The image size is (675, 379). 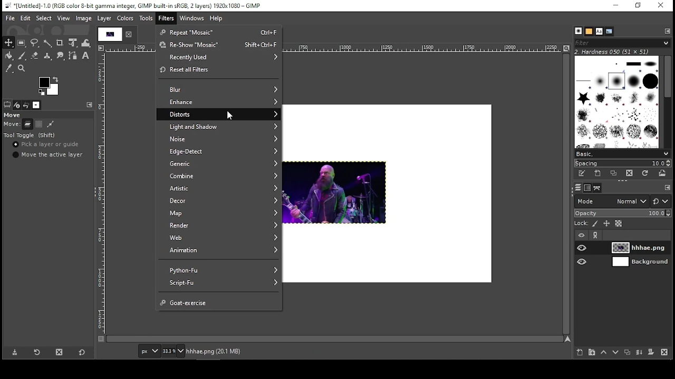 What do you see at coordinates (218, 251) in the screenshot?
I see `animation` at bounding box center [218, 251].